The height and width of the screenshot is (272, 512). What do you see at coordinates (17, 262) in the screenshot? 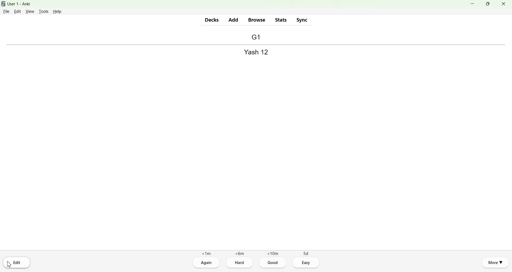
I see `Edit` at bounding box center [17, 262].